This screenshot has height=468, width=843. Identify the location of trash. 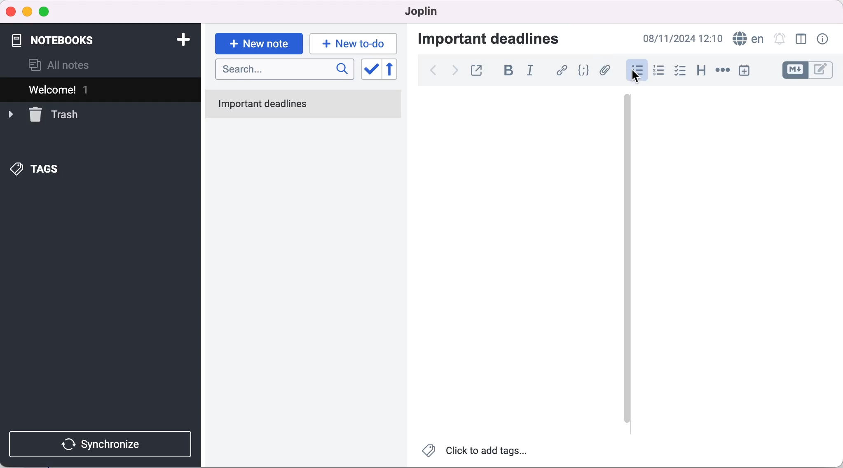
(54, 115).